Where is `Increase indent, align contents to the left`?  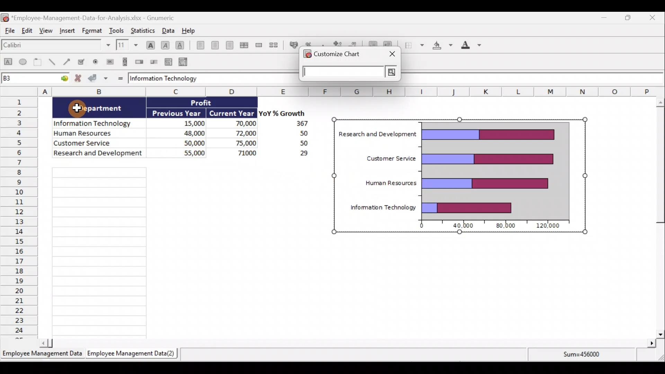
Increase indent, align contents to the left is located at coordinates (391, 43).